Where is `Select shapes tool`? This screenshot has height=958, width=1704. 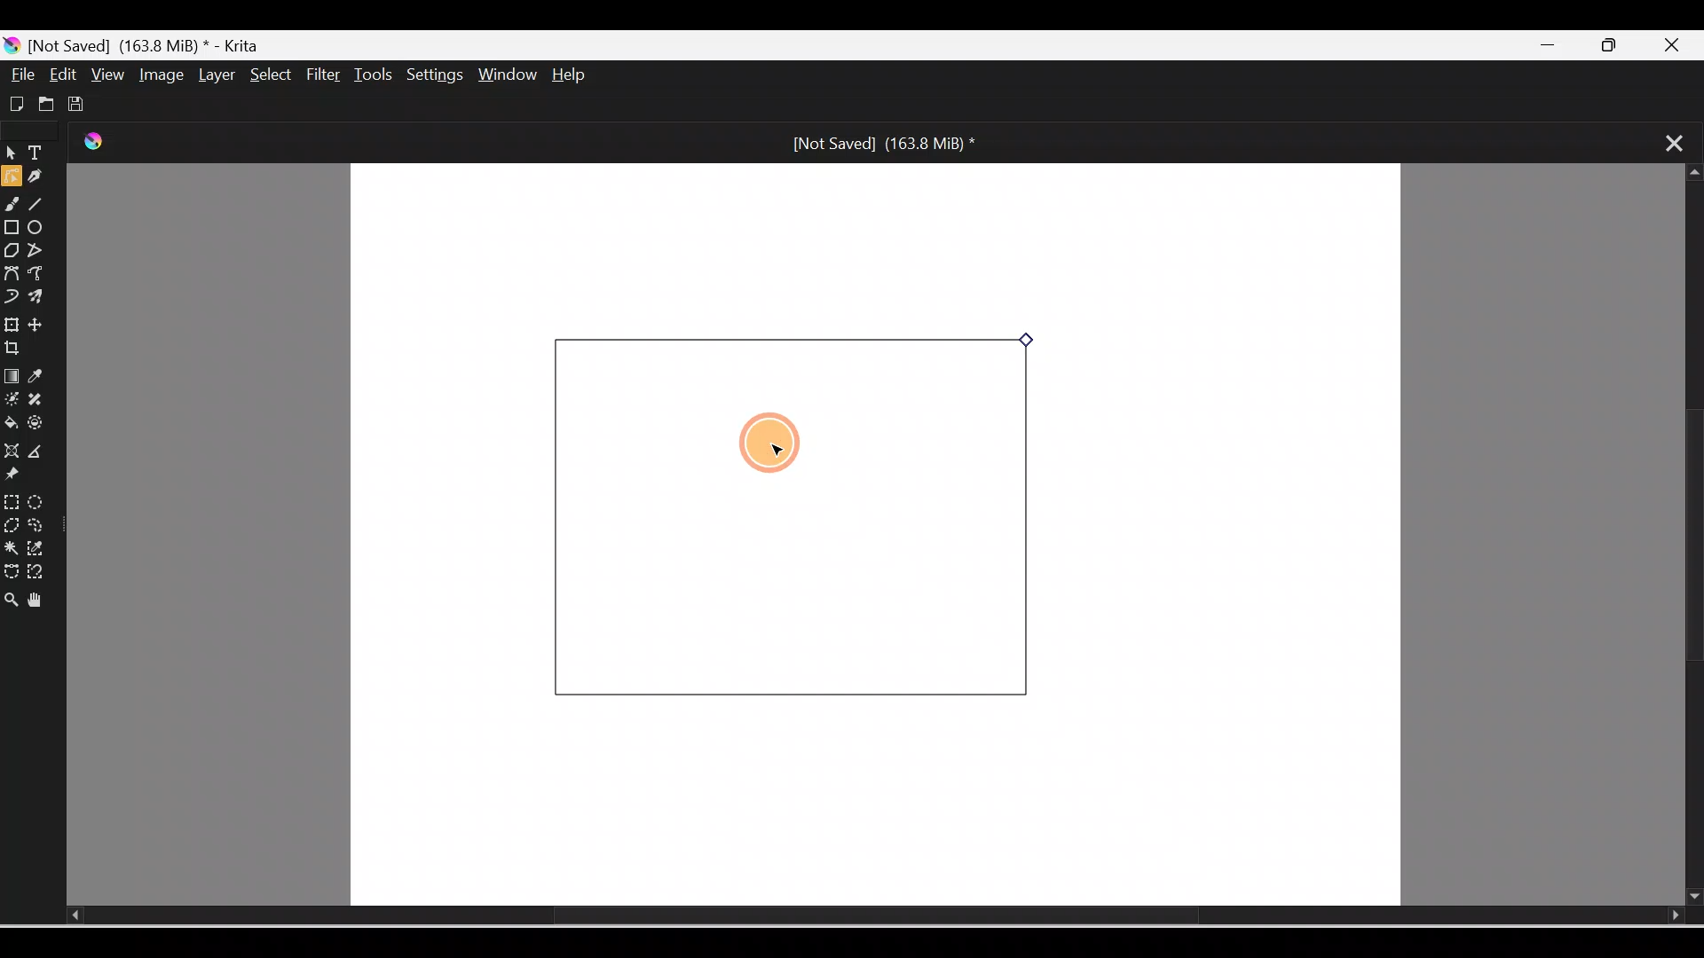
Select shapes tool is located at coordinates (11, 155).